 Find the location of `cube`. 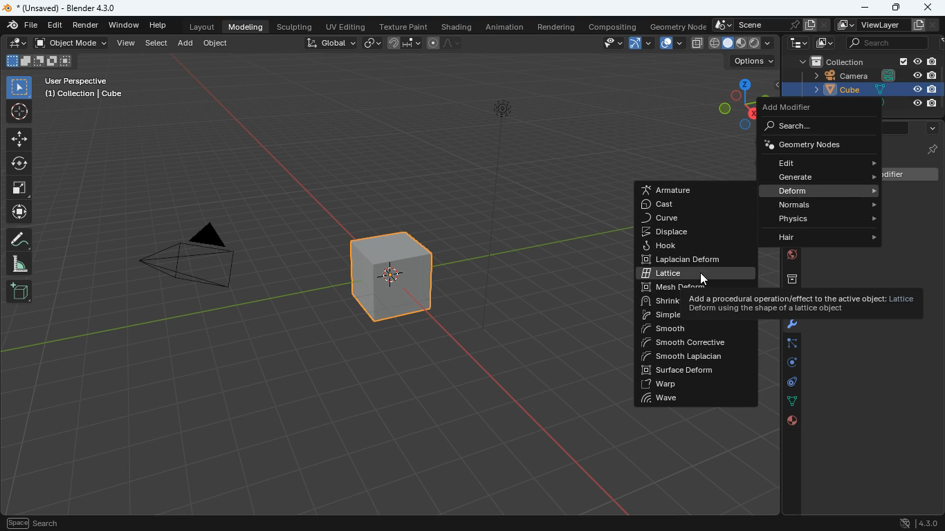

cube is located at coordinates (871, 90).